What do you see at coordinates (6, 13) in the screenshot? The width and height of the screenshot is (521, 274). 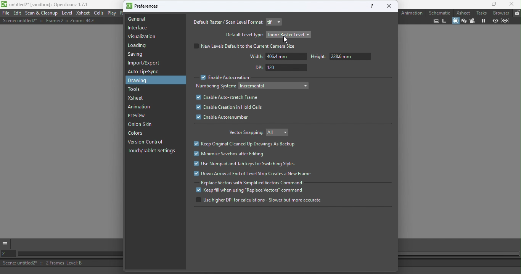 I see `File` at bounding box center [6, 13].